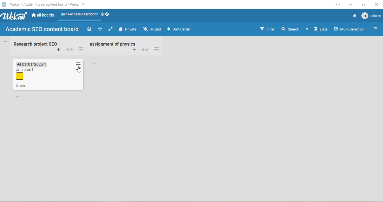 The height and width of the screenshot is (202, 383). I want to click on private, so click(128, 29).